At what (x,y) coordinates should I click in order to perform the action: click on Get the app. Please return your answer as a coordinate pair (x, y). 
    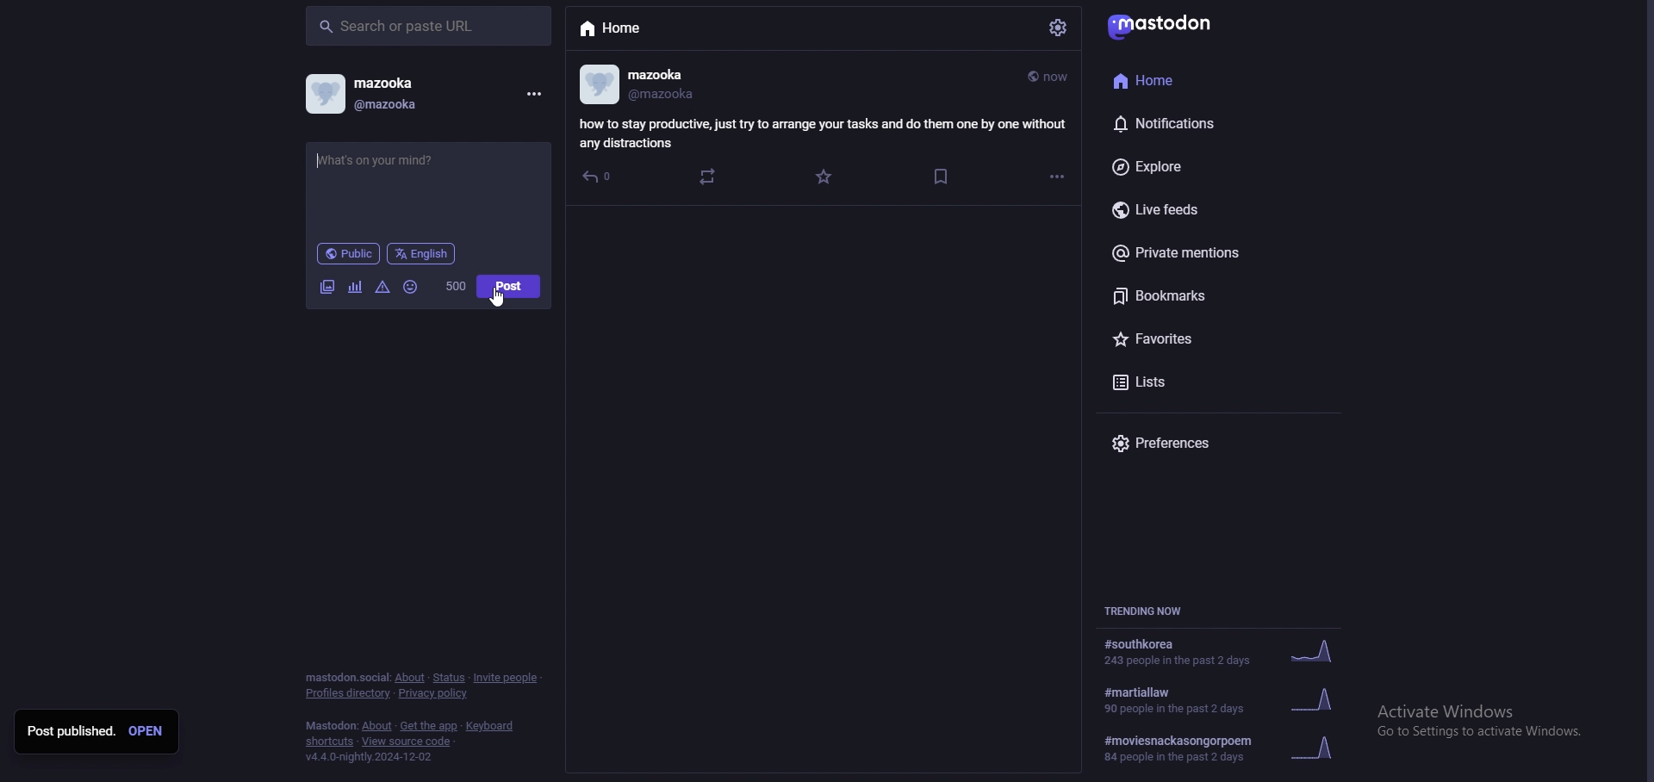
    Looking at the image, I should click on (428, 723).